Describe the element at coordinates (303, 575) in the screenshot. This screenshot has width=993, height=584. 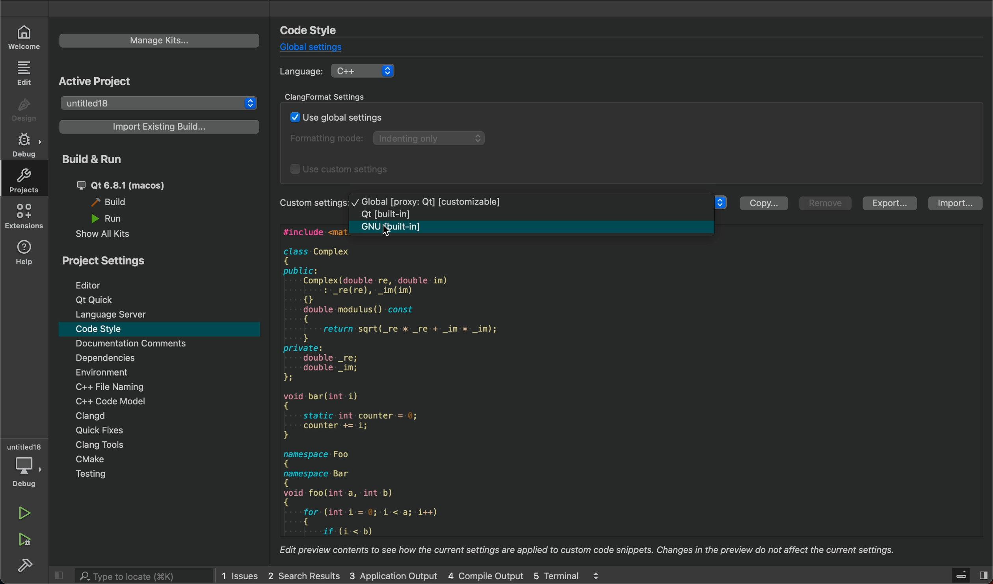
I see `2 Search Results` at that location.